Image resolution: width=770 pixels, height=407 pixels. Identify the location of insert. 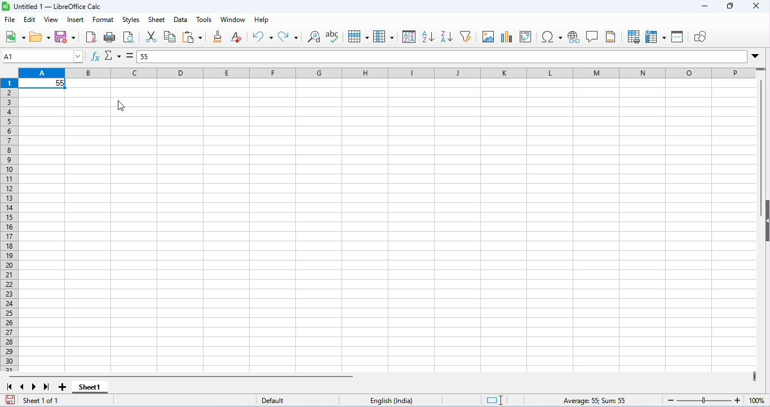
(74, 20).